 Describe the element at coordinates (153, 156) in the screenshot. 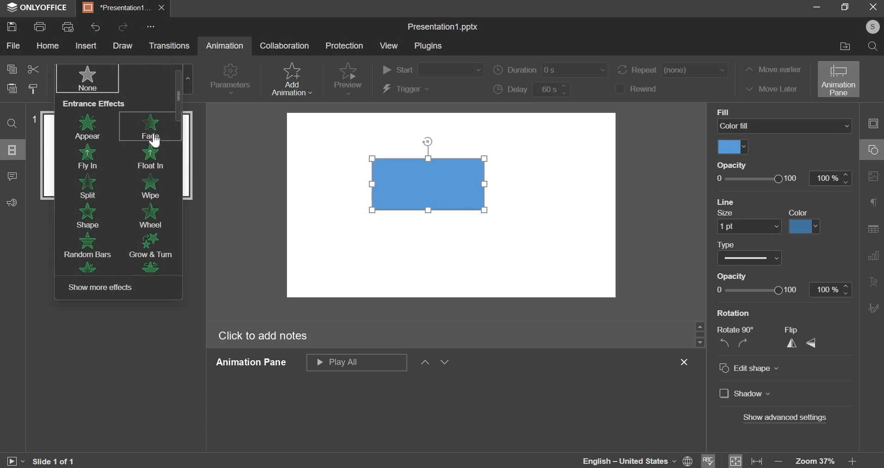

I see `float in` at that location.